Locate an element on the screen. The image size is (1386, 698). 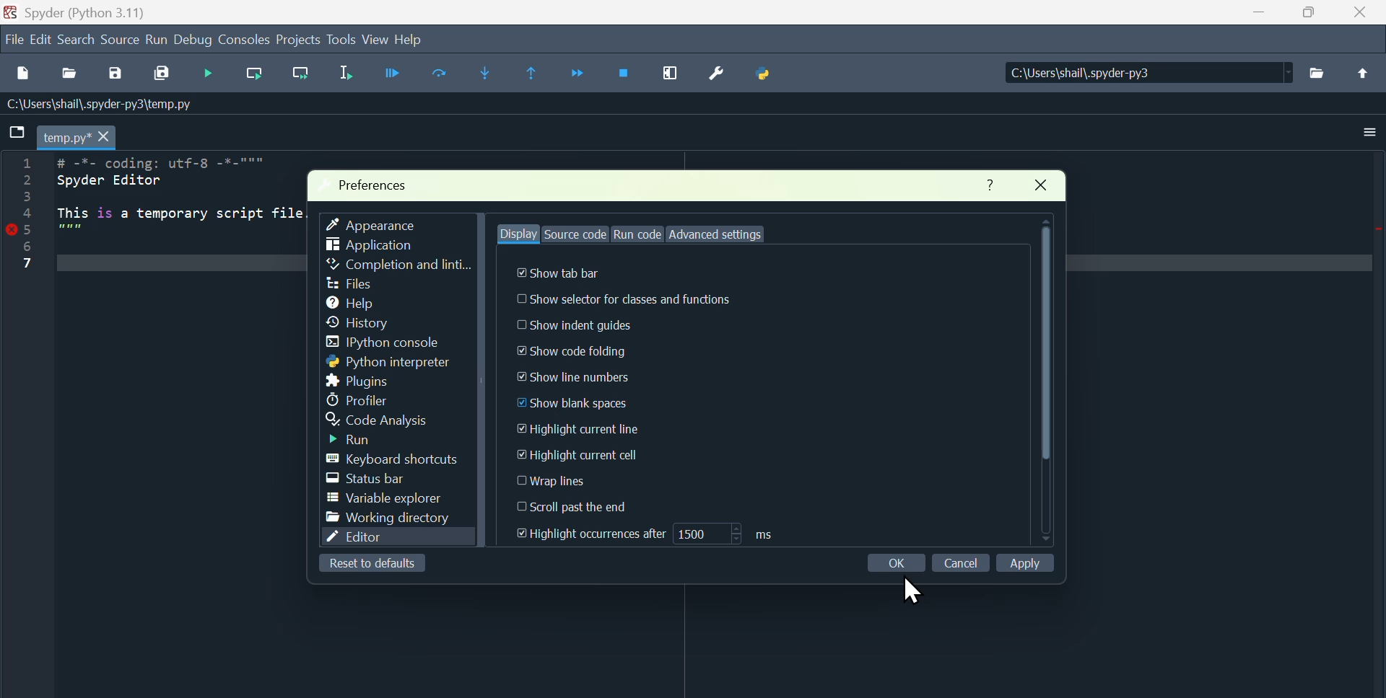
Reset to default is located at coordinates (376, 563).